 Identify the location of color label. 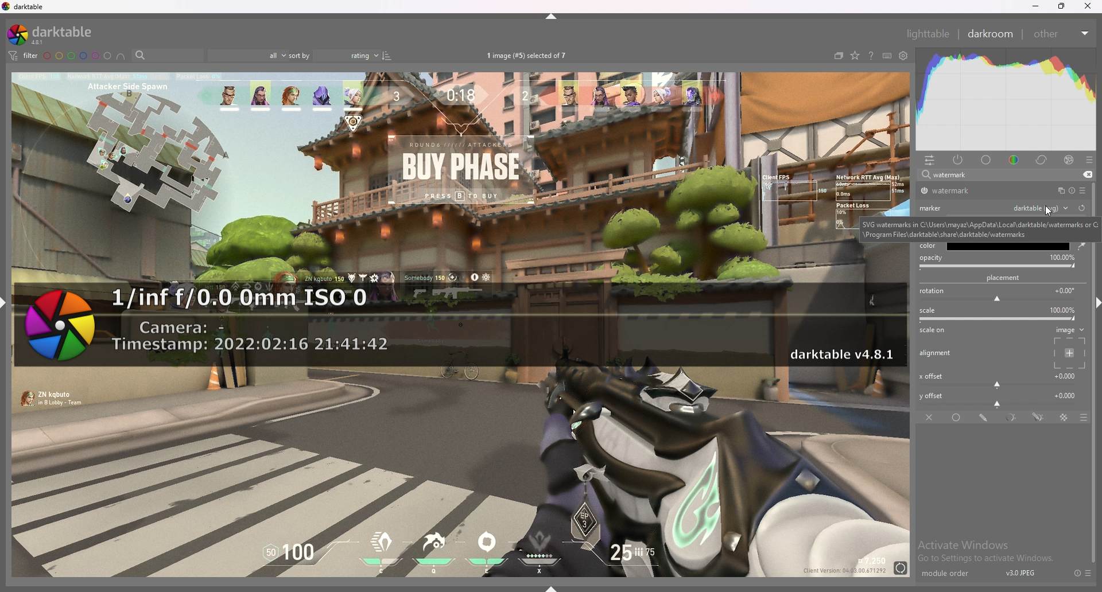
(78, 56).